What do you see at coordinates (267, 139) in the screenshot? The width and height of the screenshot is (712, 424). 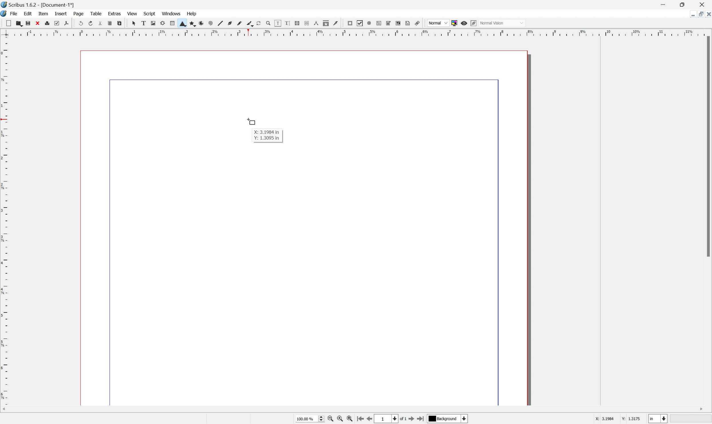 I see `Y: 1.3095 in` at bounding box center [267, 139].